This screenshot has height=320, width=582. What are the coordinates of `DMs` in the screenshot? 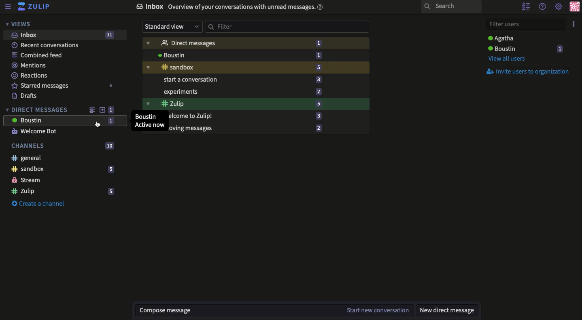 It's located at (37, 109).